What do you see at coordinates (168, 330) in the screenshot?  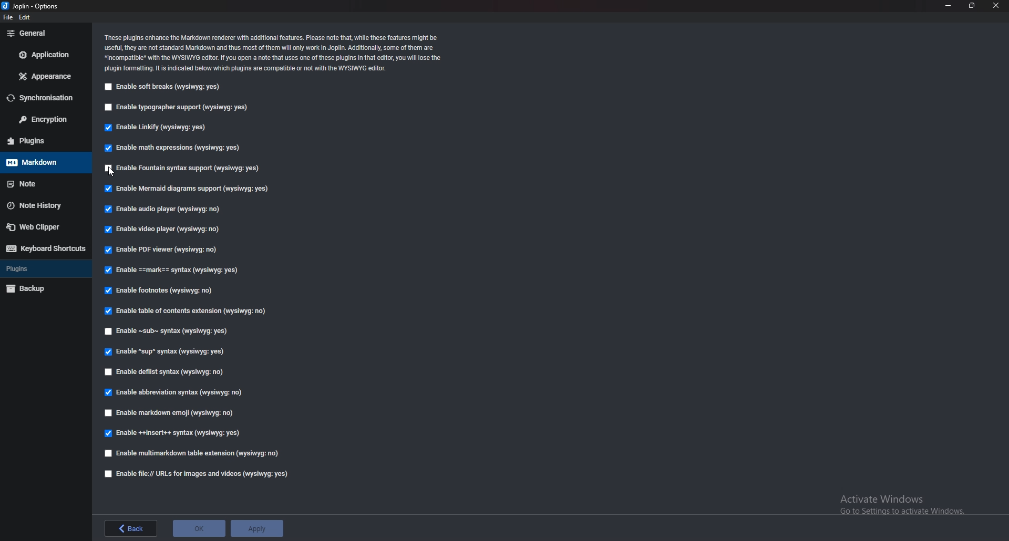 I see `Enable sub syntax` at bounding box center [168, 330].